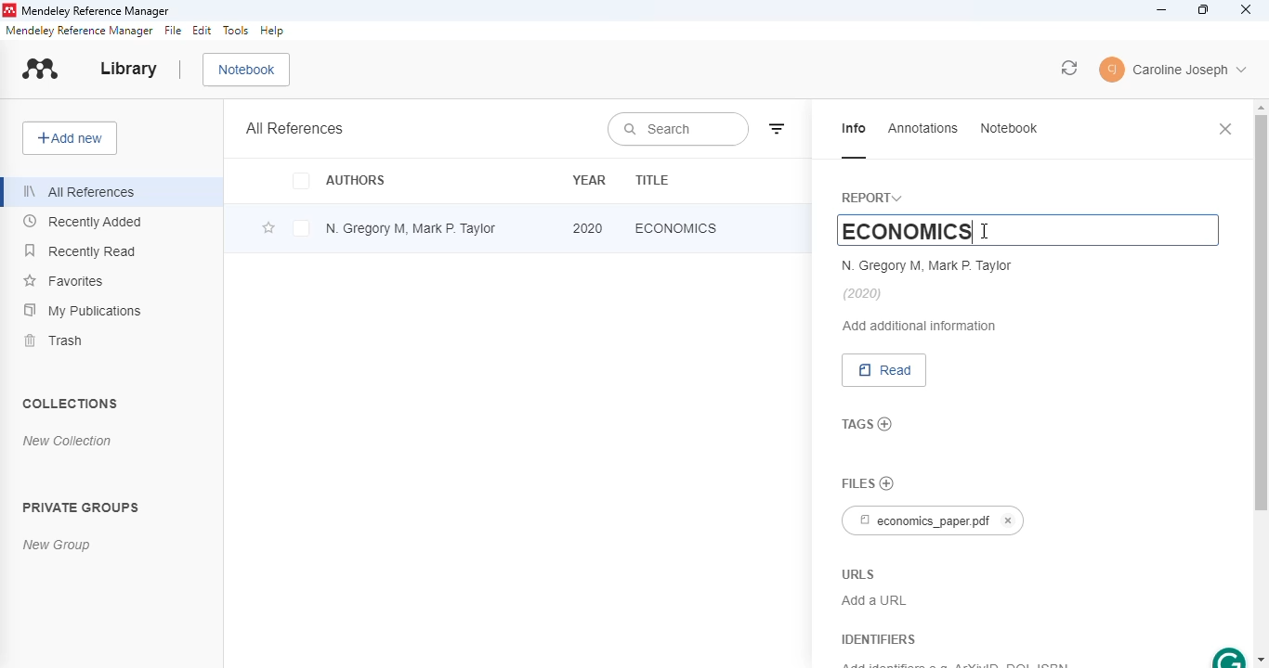 Image resolution: width=1269 pixels, height=668 pixels. What do you see at coordinates (588, 228) in the screenshot?
I see `2020` at bounding box center [588, 228].